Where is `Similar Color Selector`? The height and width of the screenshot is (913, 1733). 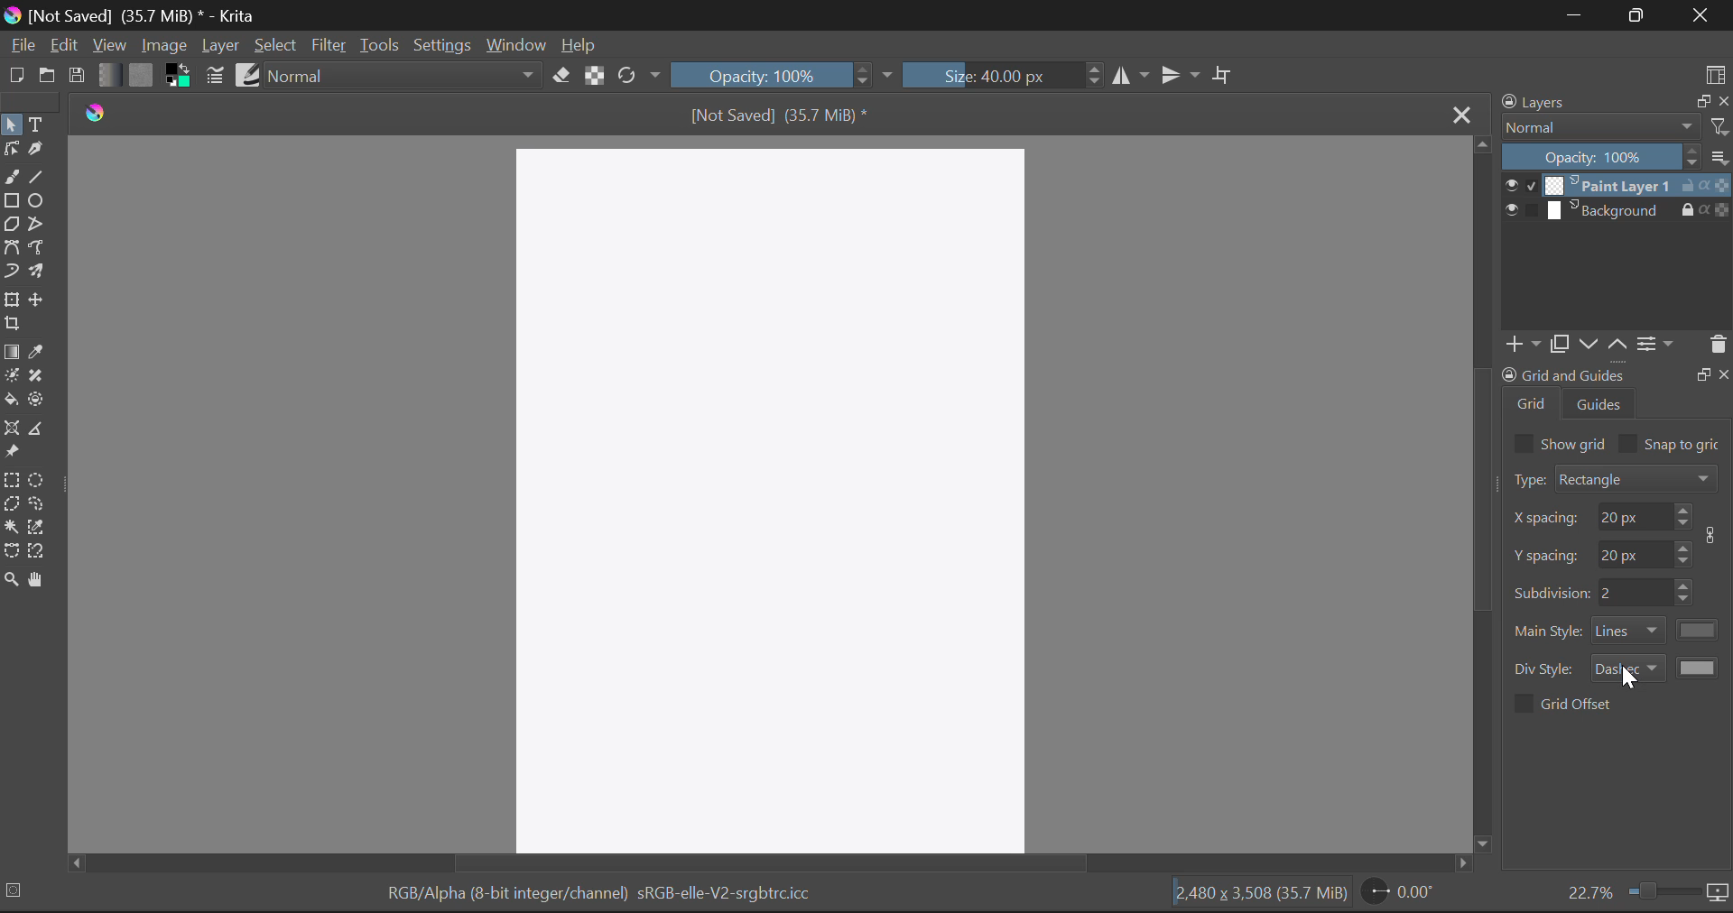
Similar Color Selector is located at coordinates (37, 526).